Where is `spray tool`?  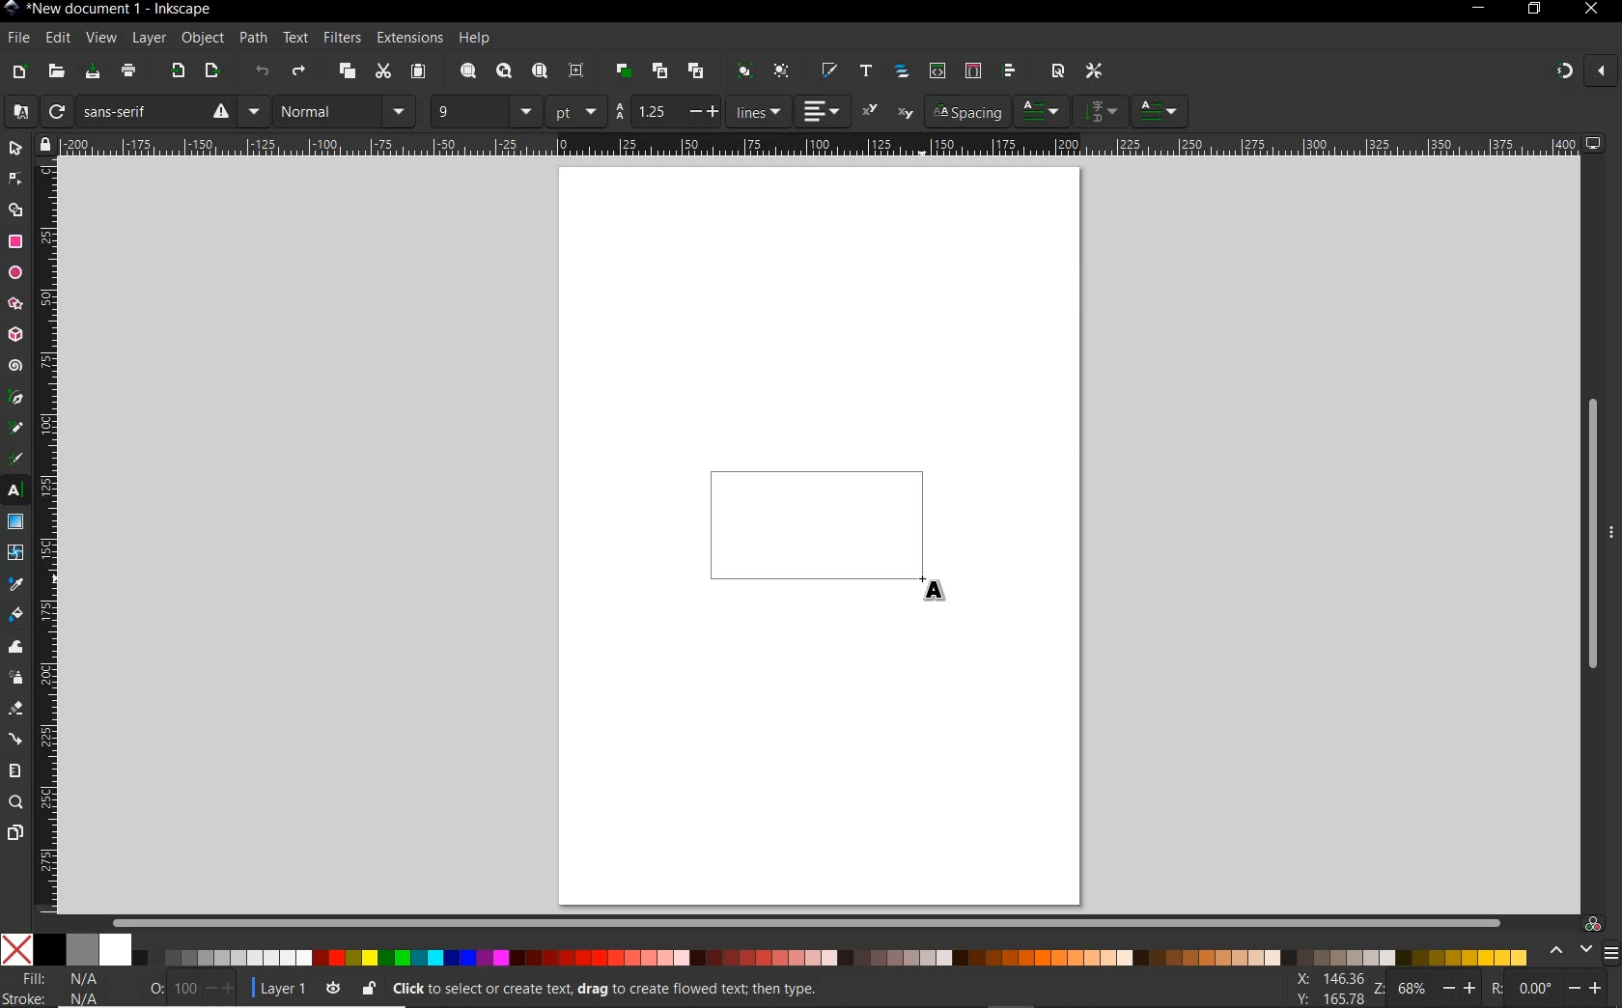
spray tool is located at coordinates (15, 678).